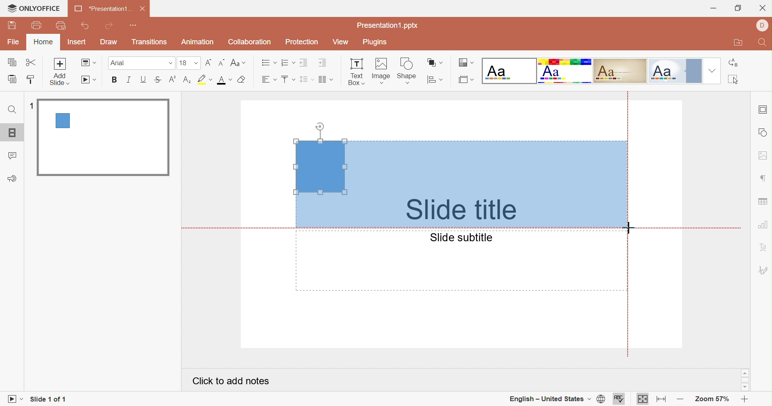 This screenshot has height=406, width=772. I want to click on Paste, so click(12, 79).